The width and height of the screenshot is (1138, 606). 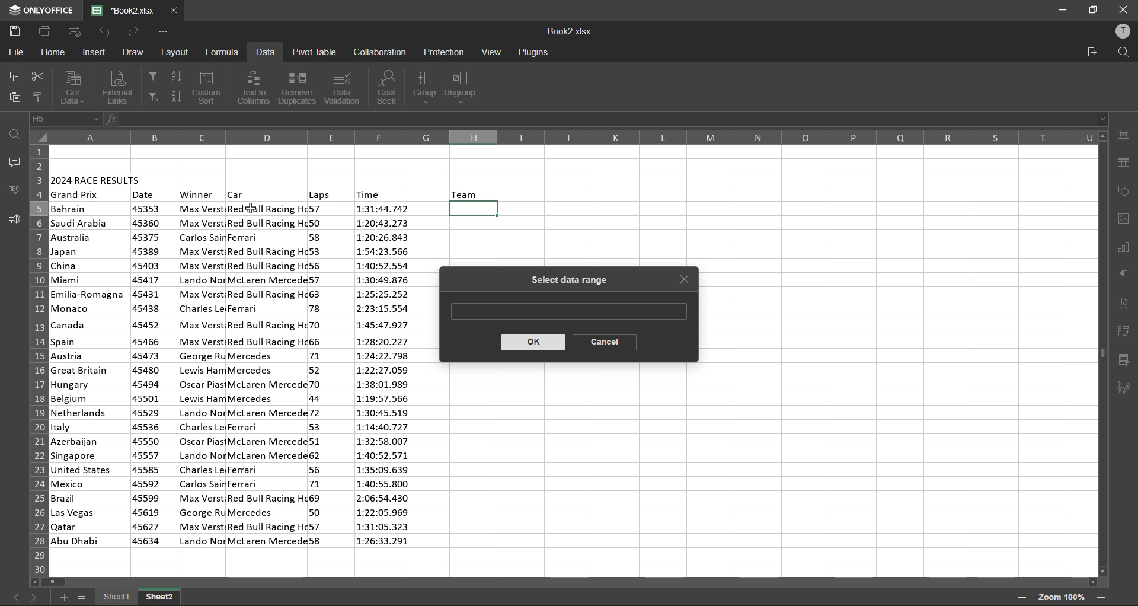 I want to click on quick print, so click(x=73, y=31).